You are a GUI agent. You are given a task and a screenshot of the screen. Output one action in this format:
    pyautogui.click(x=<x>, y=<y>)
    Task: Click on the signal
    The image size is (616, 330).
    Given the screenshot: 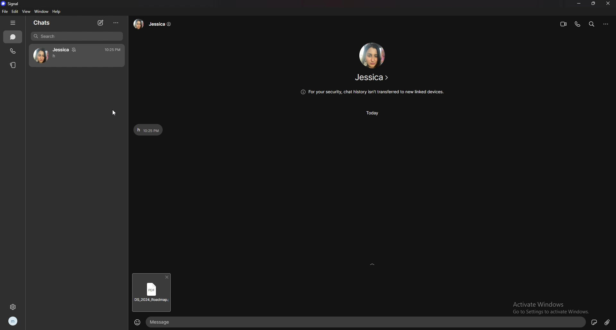 What is the action you would take?
    pyautogui.click(x=10, y=4)
    